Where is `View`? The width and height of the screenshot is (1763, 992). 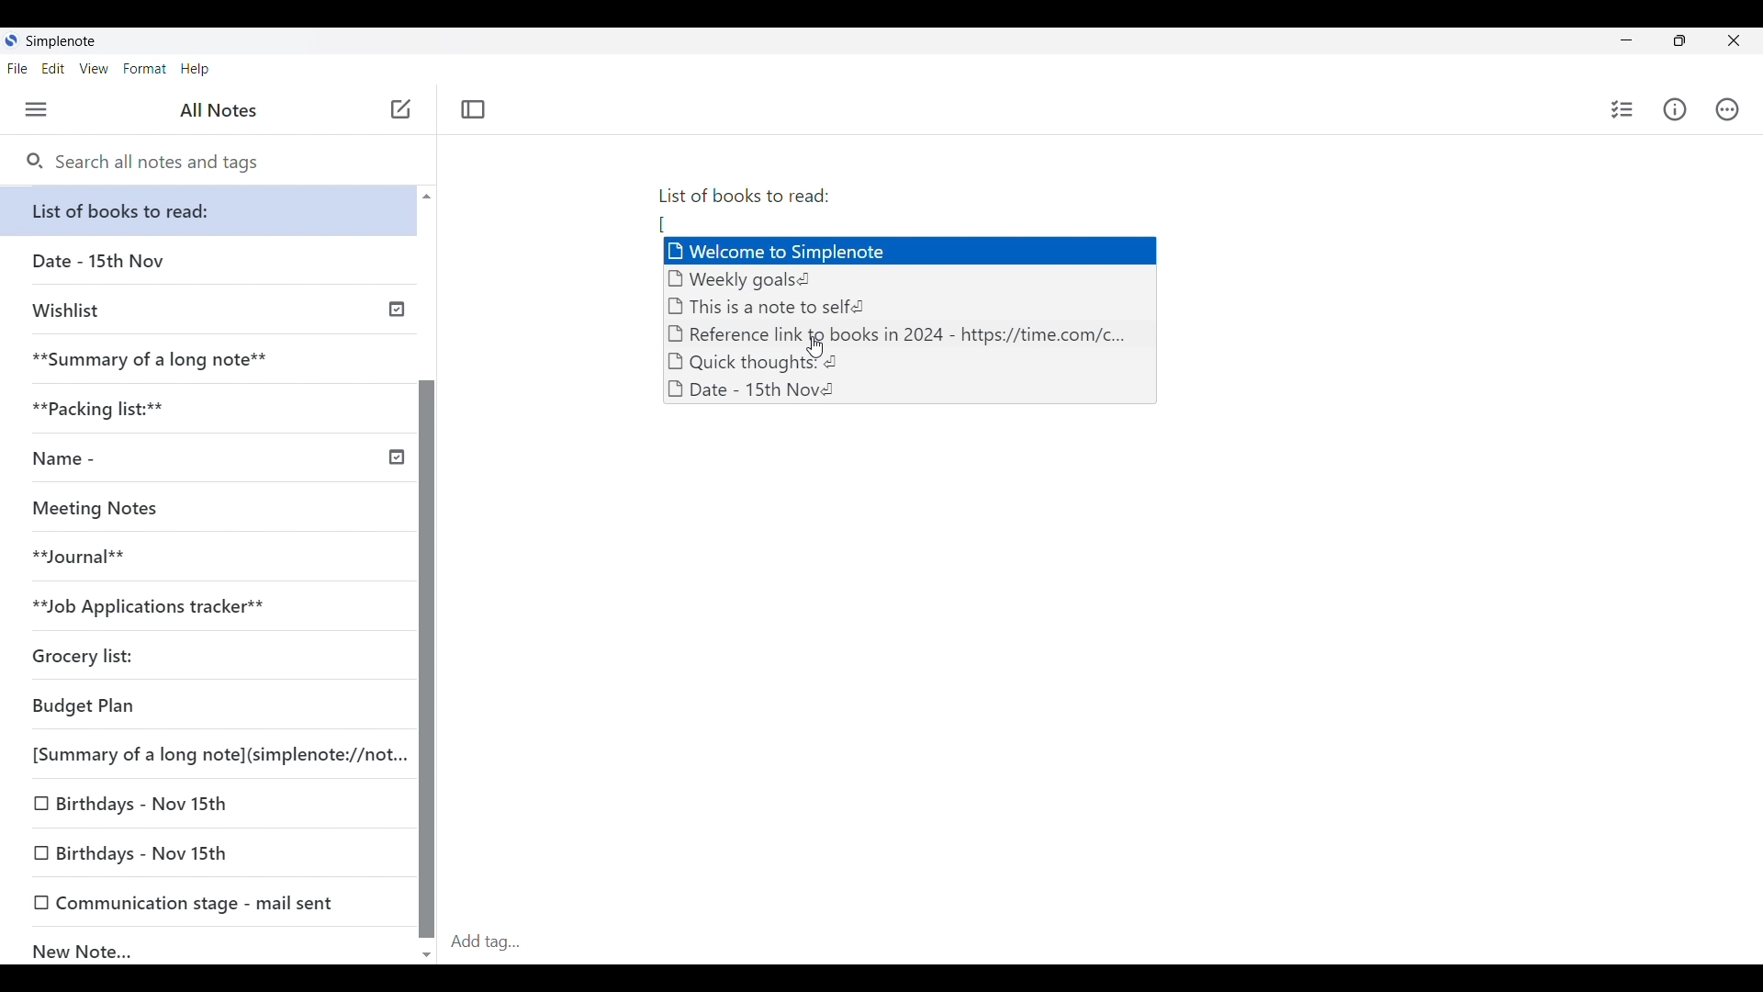 View is located at coordinates (95, 69).